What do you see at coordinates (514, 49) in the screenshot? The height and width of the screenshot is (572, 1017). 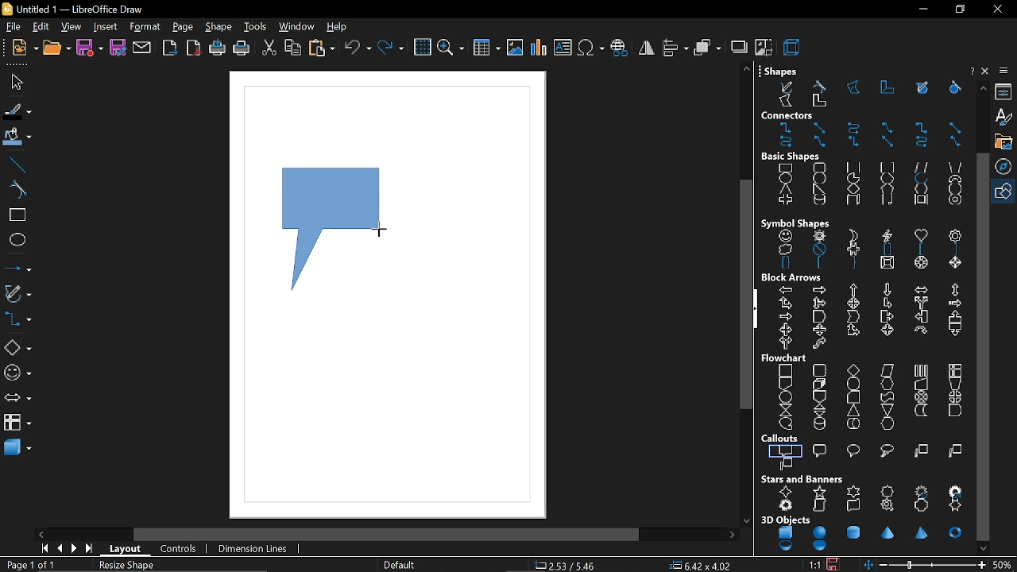 I see `insert image` at bounding box center [514, 49].